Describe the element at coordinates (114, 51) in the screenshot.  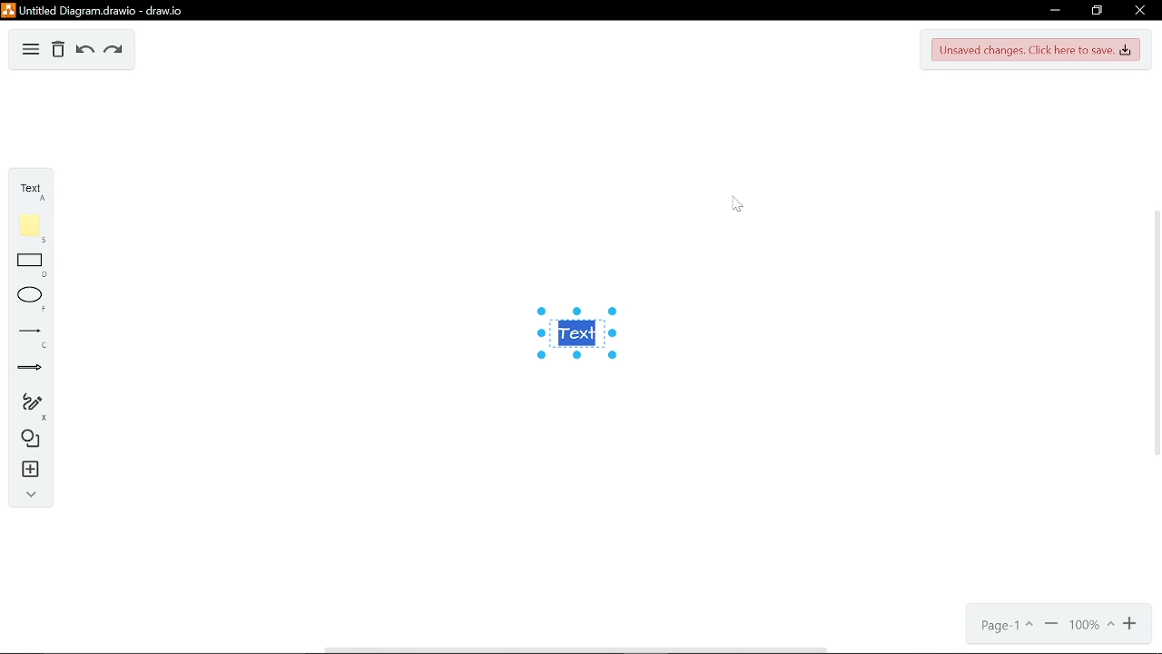
I see `Redo` at that location.